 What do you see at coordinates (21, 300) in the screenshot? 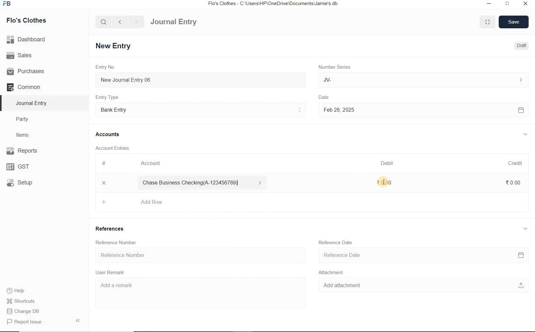
I see `Shortcuts` at bounding box center [21, 300].